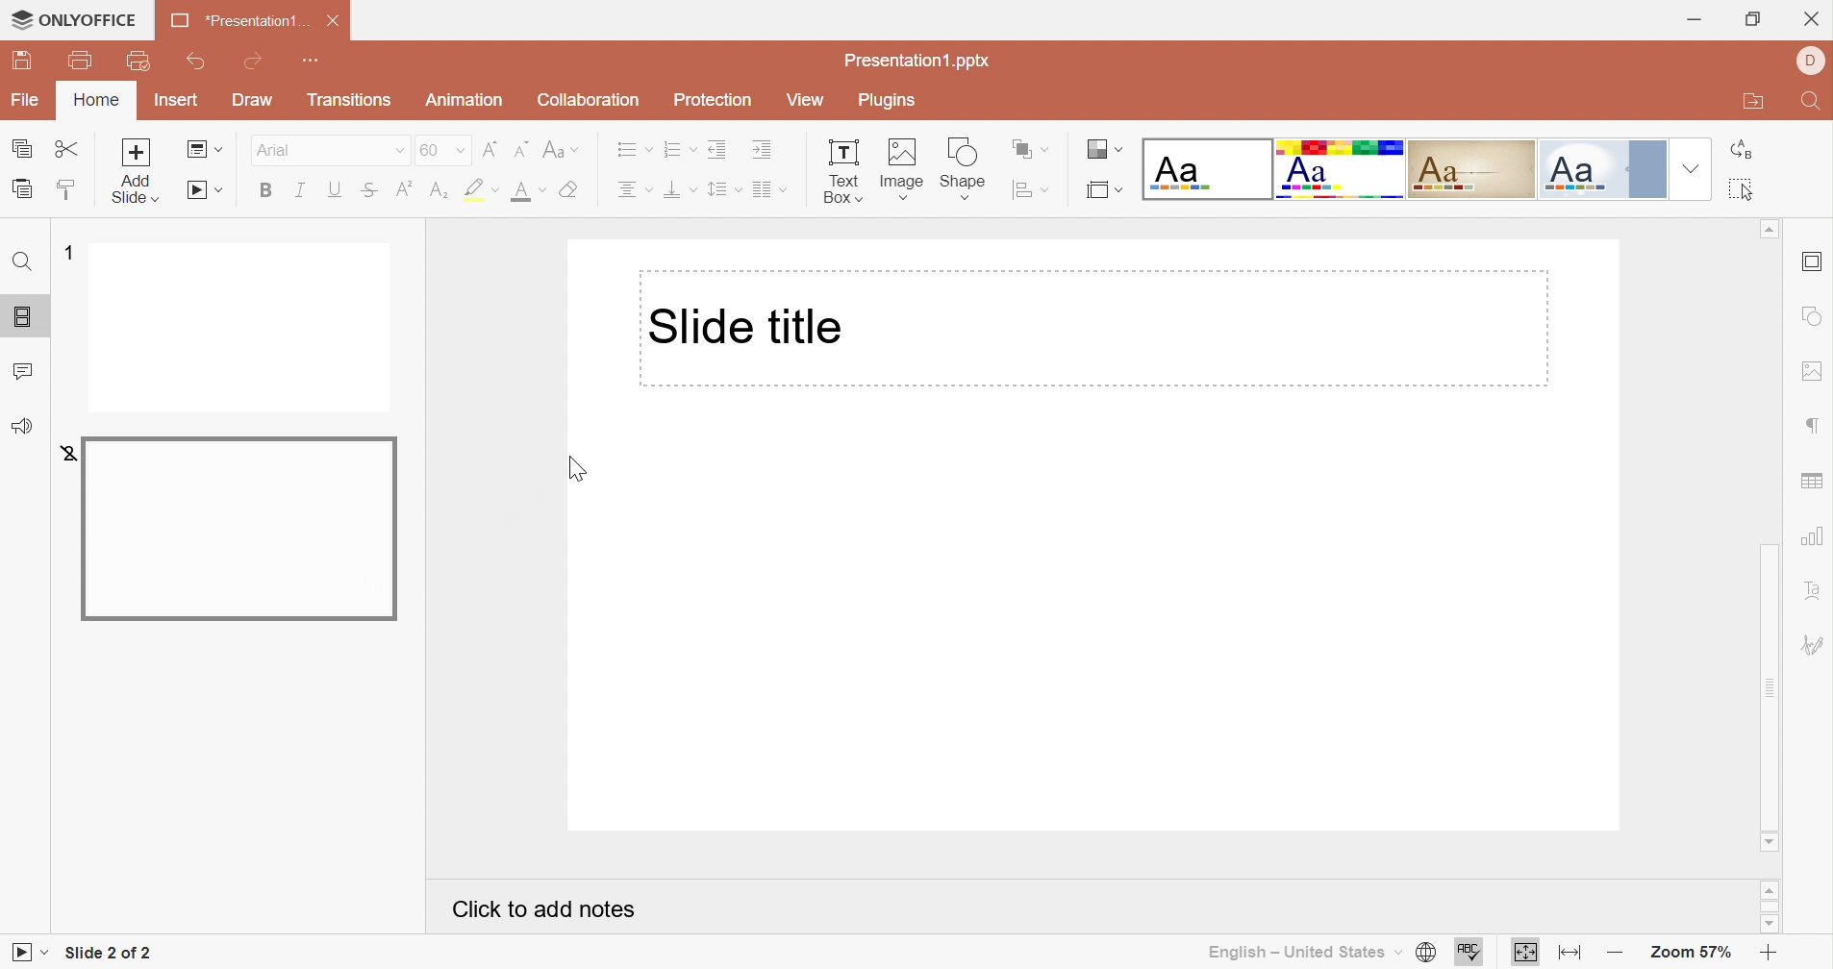 The image size is (1833, 969). What do you see at coordinates (1340, 169) in the screenshot?
I see `Basic` at bounding box center [1340, 169].